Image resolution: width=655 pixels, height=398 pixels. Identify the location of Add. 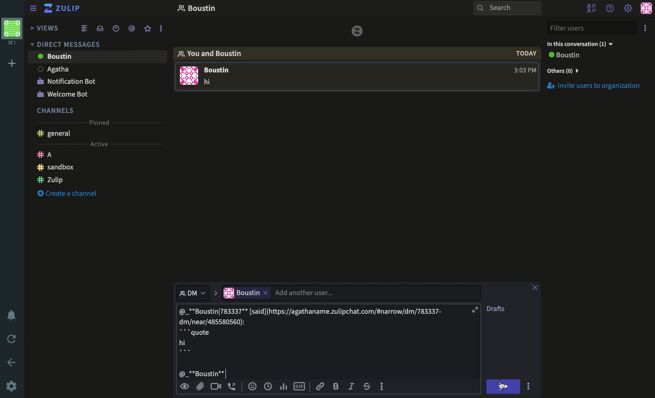
(10, 64).